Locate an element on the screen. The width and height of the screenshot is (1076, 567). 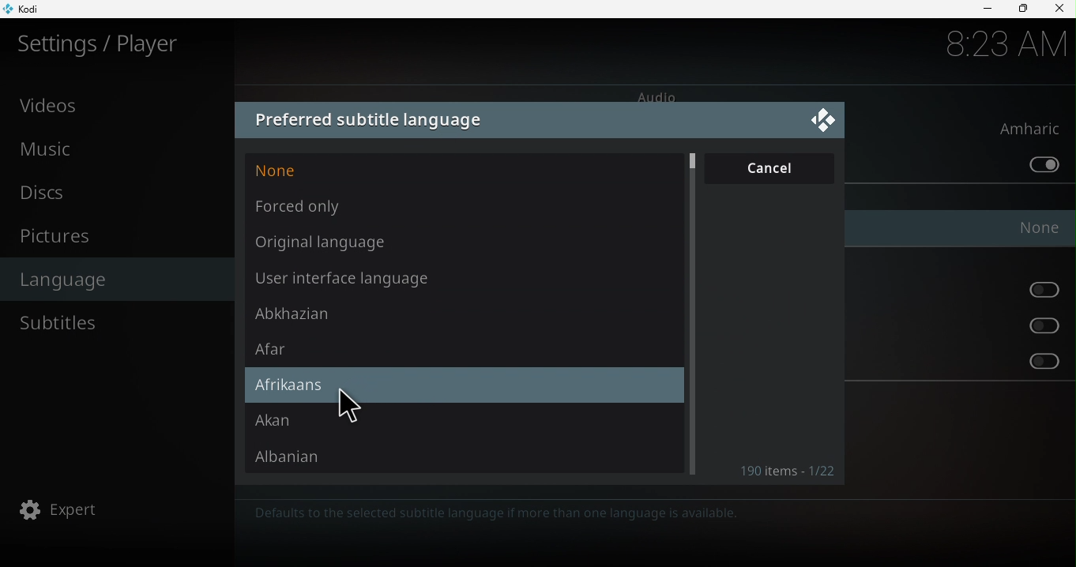
Settings/plater is located at coordinates (100, 43).